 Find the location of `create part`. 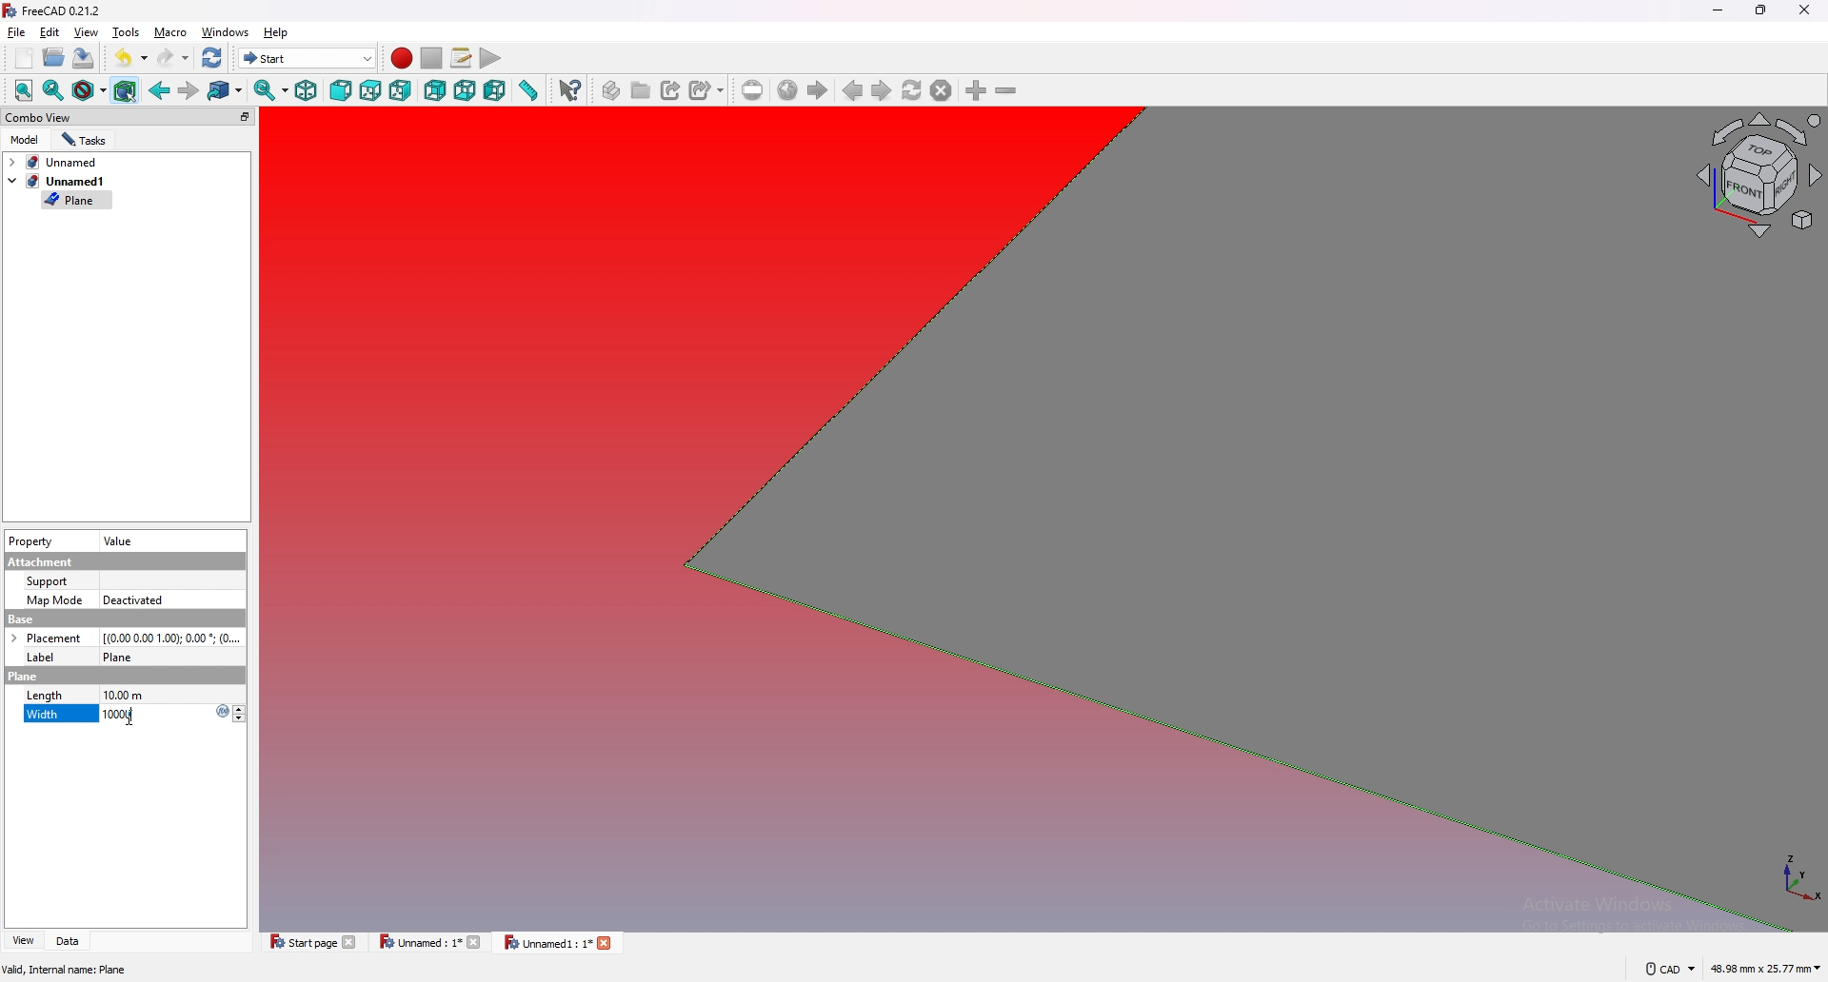

create part is located at coordinates (613, 90).